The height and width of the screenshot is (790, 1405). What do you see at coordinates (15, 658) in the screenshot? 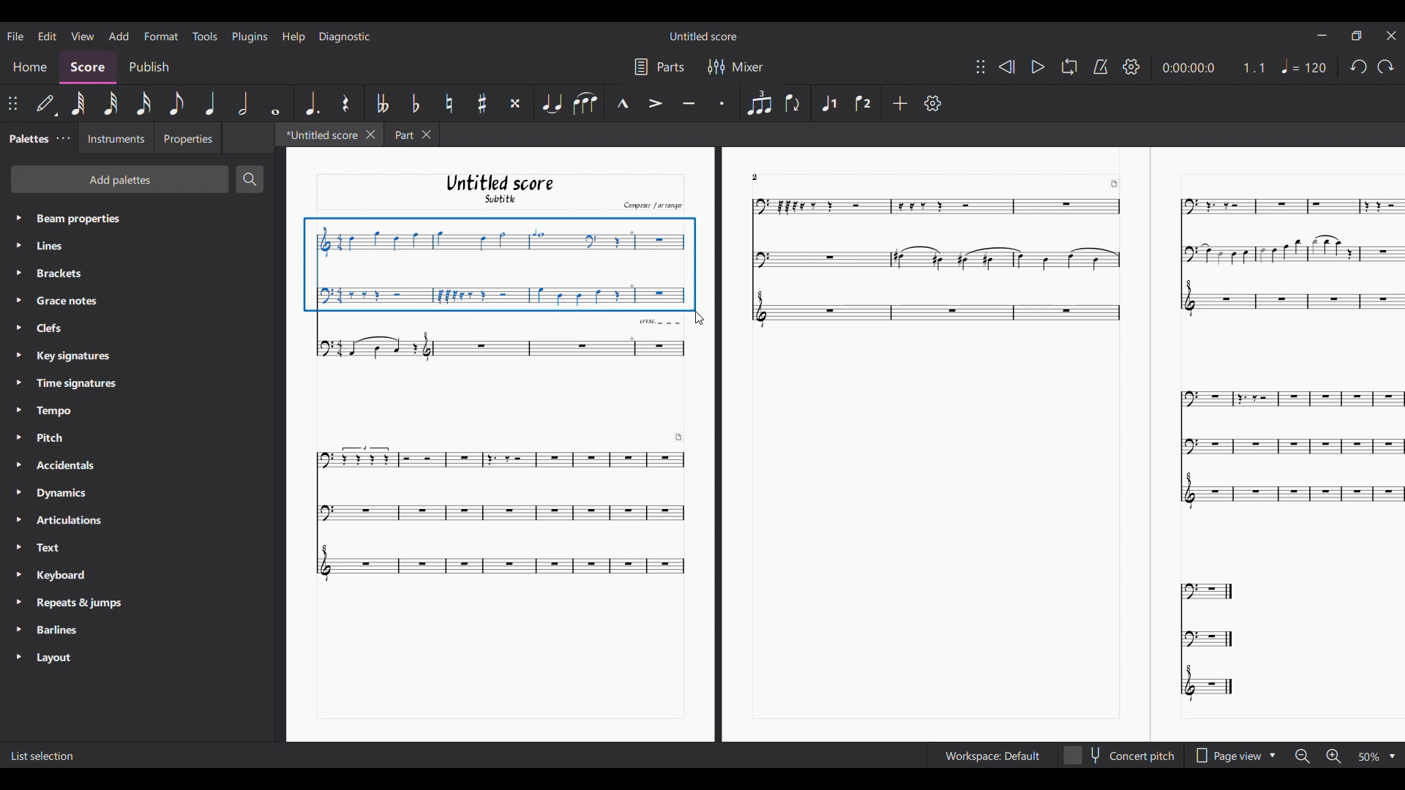
I see `` at bounding box center [15, 658].